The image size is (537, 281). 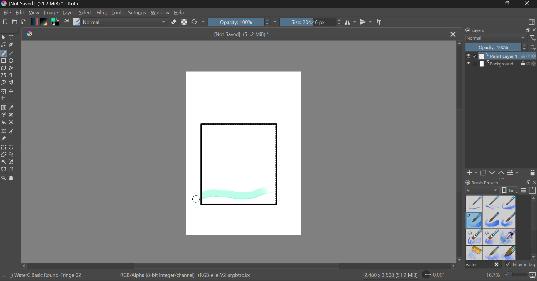 What do you see at coordinates (15, 23) in the screenshot?
I see `Open` at bounding box center [15, 23].